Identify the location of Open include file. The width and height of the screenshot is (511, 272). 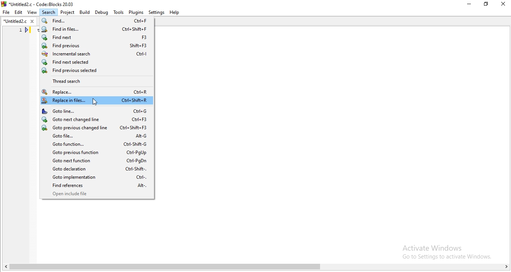
(98, 194).